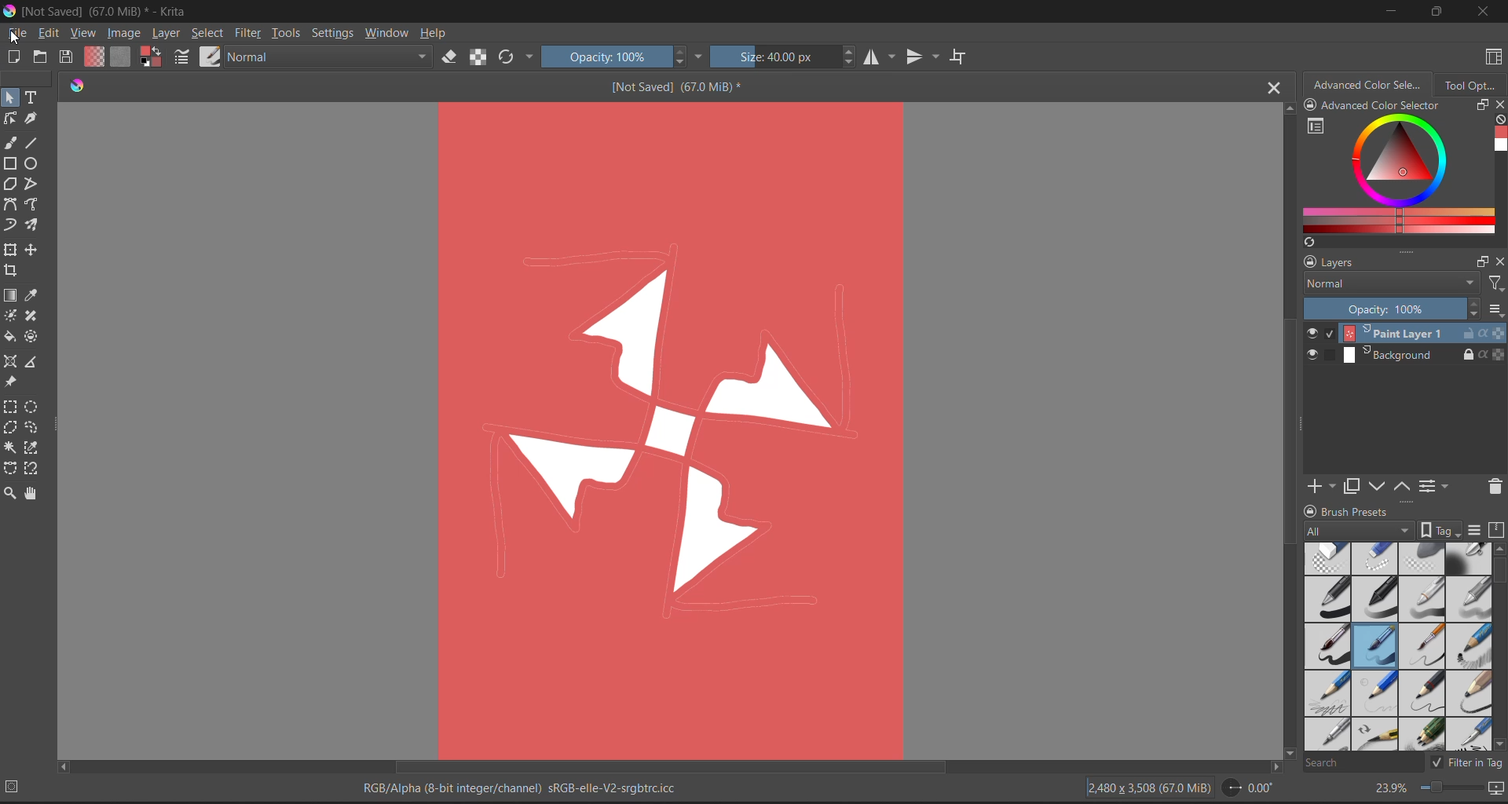 The height and width of the screenshot is (804, 1508). I want to click on tools, so click(35, 250).